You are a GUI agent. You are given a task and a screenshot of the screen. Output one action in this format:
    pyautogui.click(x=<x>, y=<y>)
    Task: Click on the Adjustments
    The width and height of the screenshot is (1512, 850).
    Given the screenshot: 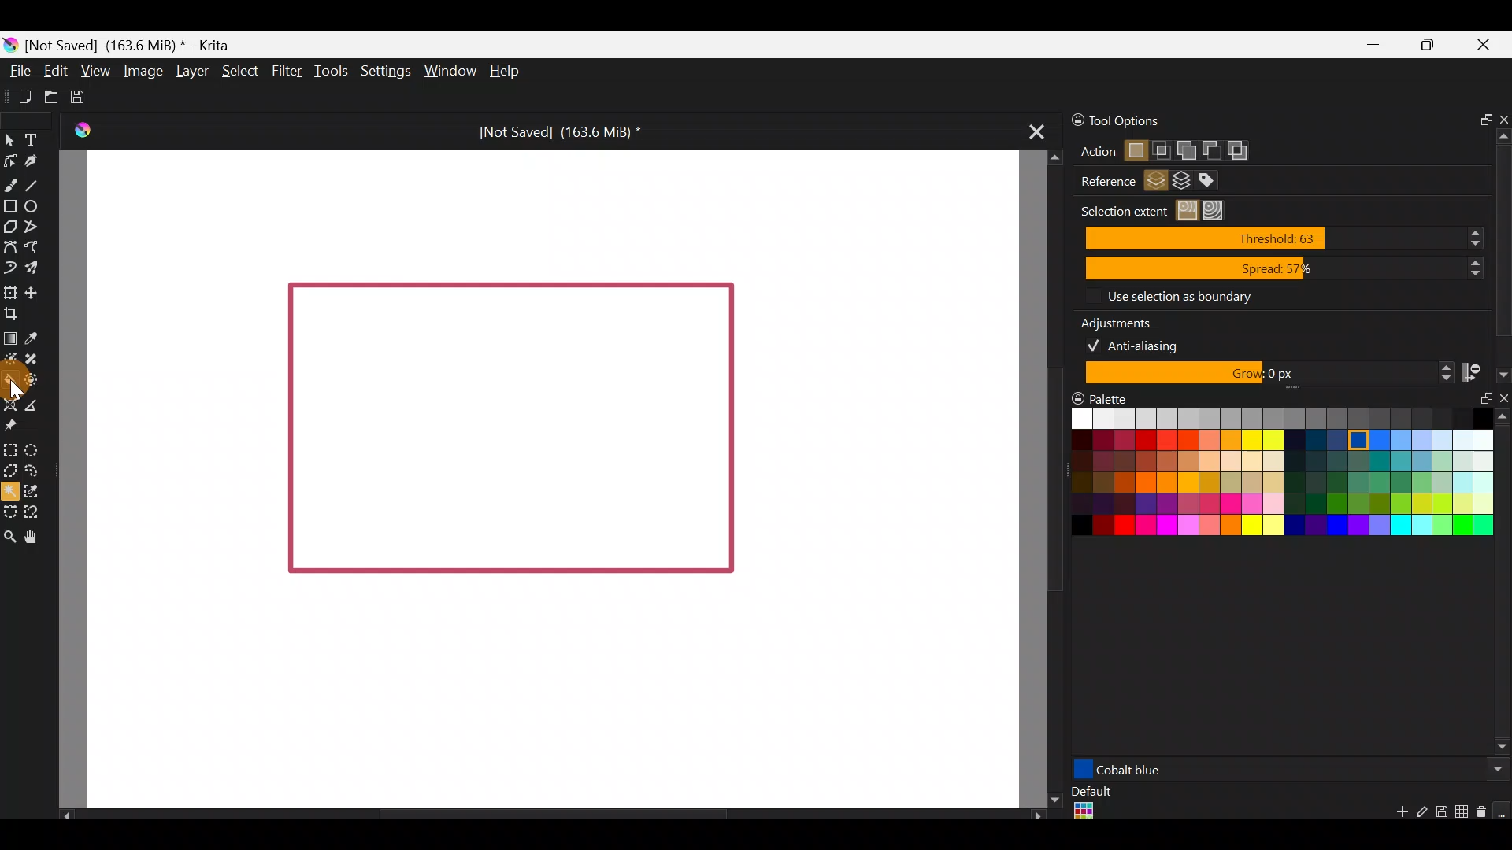 What is the action you would take?
    pyautogui.click(x=1126, y=320)
    